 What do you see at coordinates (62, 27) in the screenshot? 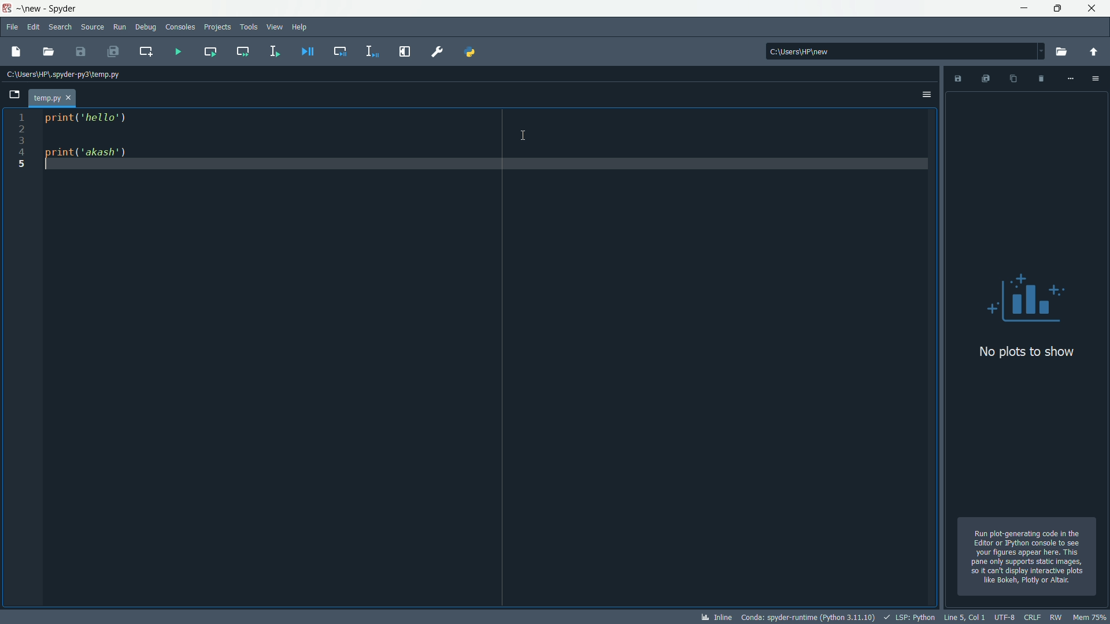
I see `search menu` at bounding box center [62, 27].